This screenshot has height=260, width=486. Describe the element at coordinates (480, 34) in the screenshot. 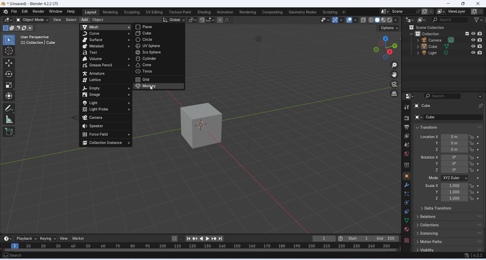

I see `disable in renders` at that location.